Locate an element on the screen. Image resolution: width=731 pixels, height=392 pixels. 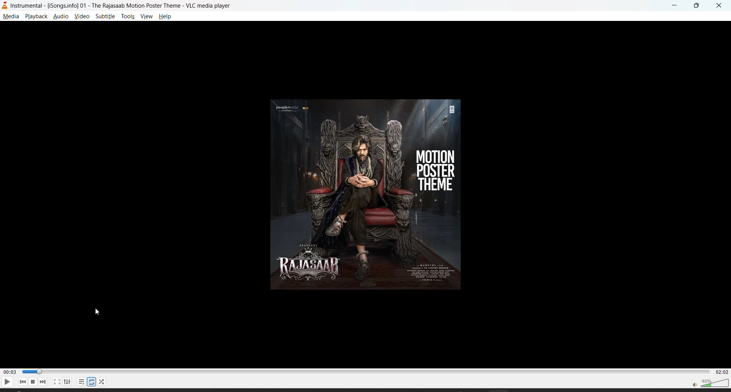
repeat selected is located at coordinates (90, 382).